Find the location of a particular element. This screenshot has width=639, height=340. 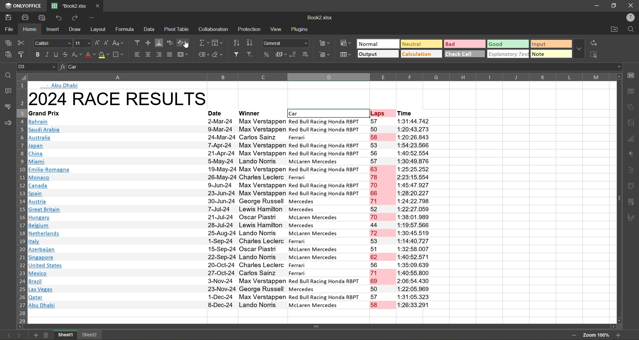

table is located at coordinates (632, 92).